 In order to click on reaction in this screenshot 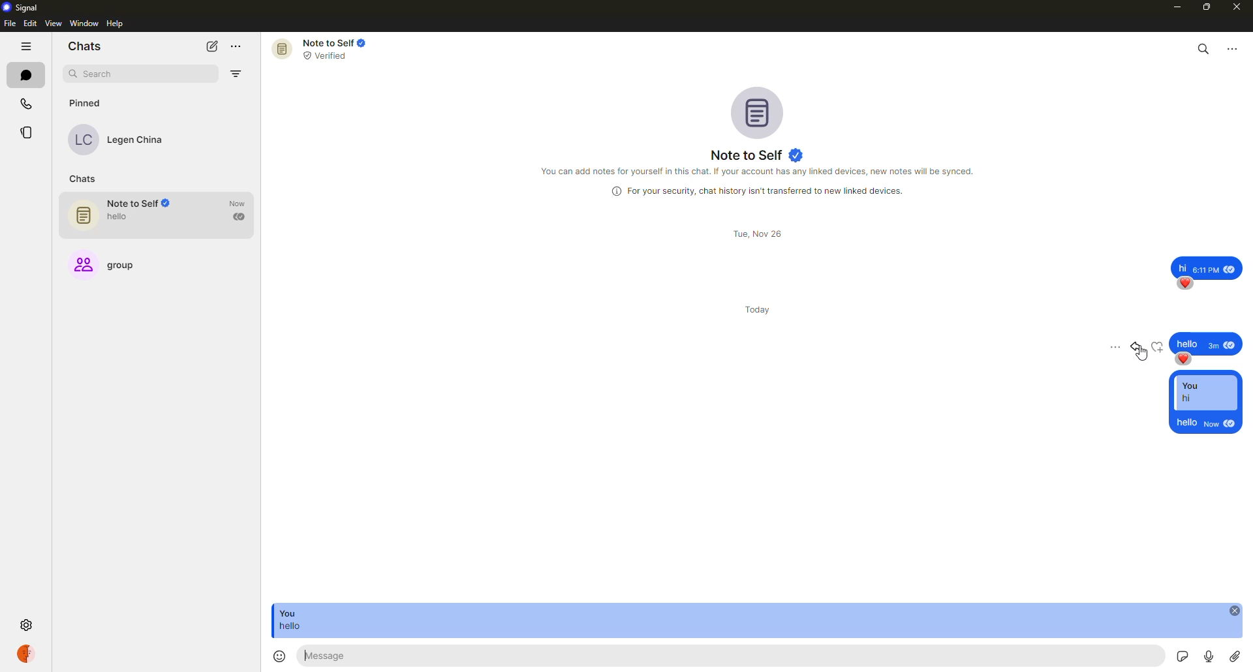, I will do `click(1187, 284)`.